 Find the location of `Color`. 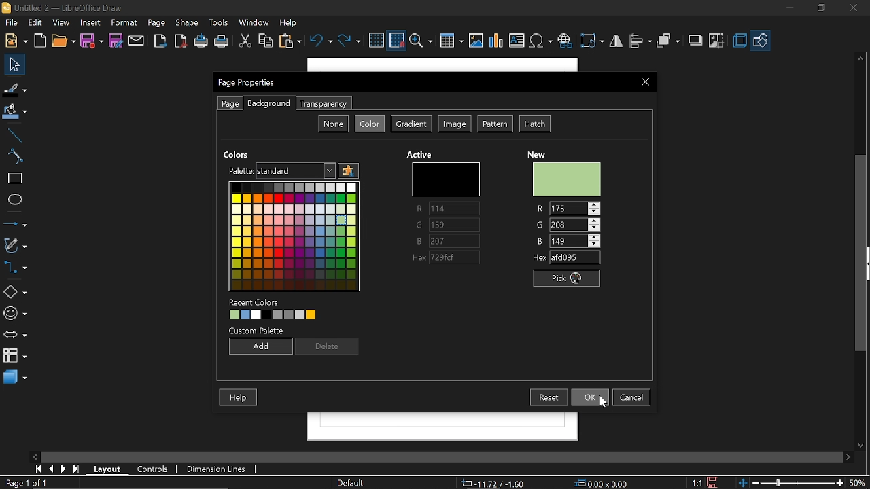

Color is located at coordinates (370, 124).